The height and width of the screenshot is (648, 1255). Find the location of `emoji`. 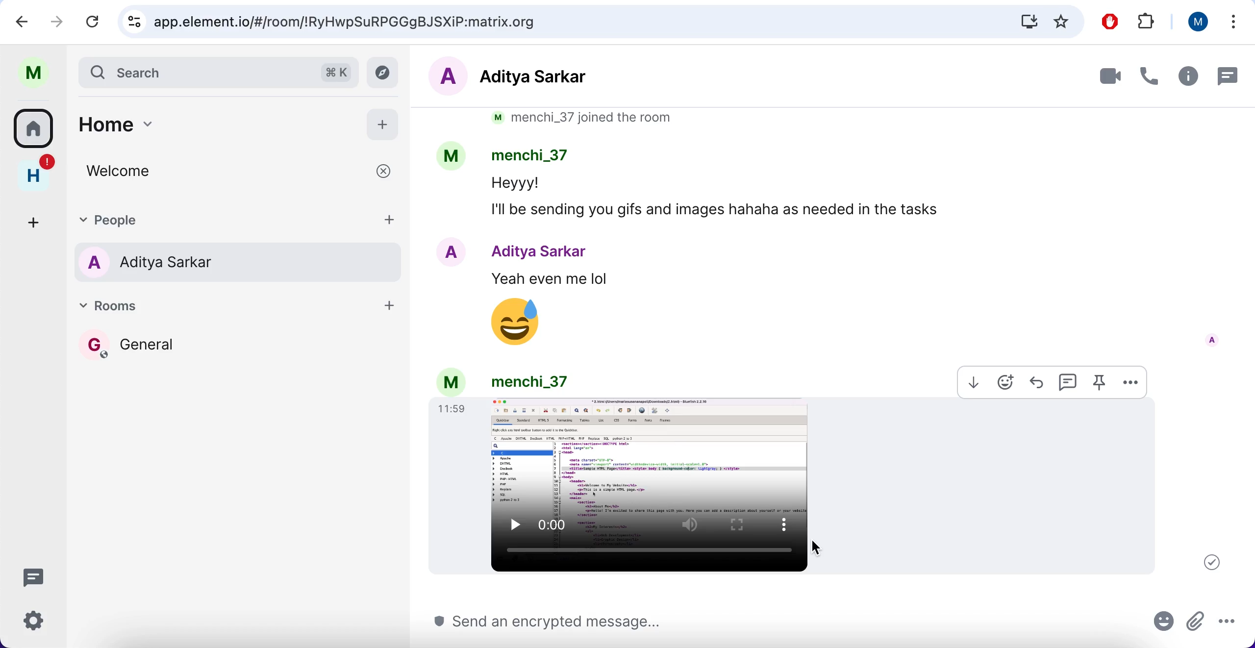

emoji is located at coordinates (1161, 620).